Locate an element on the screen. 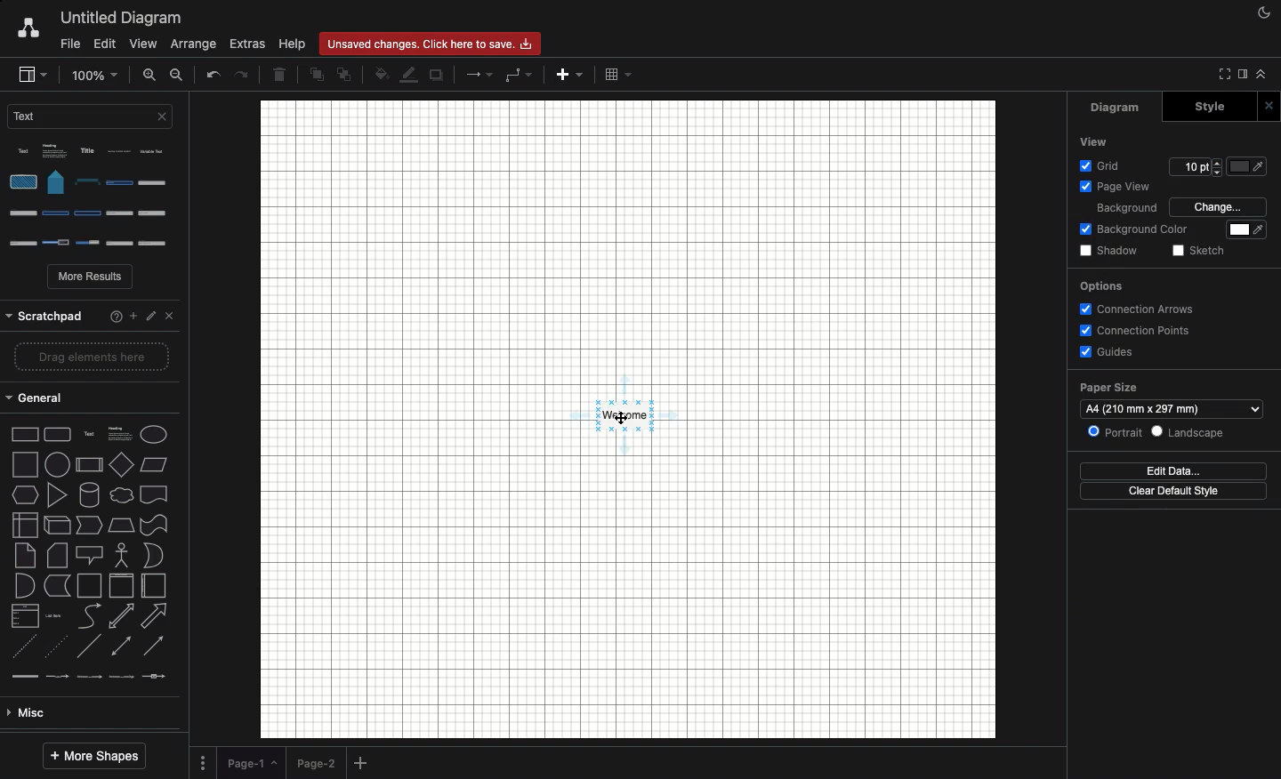  changes is located at coordinates (435, 43).